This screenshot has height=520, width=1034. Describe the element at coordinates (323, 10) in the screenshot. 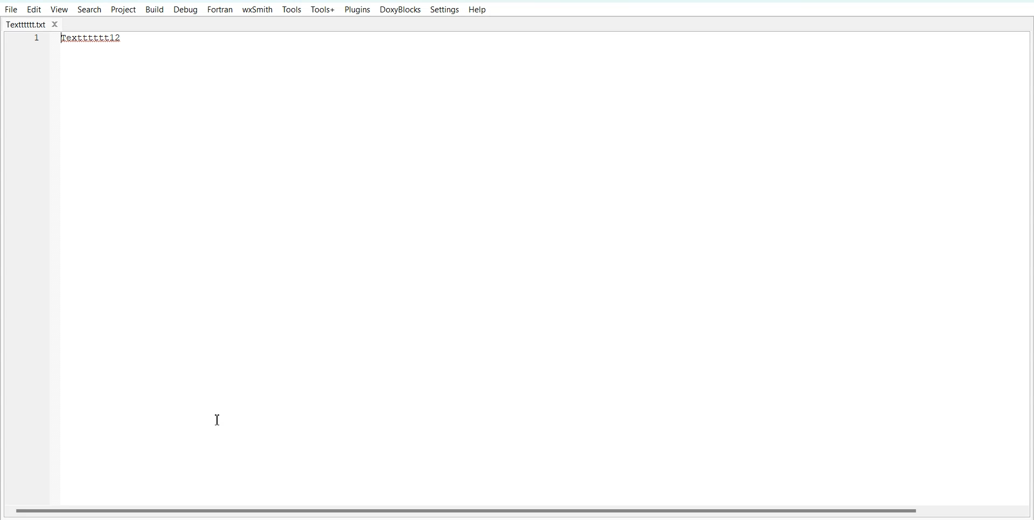

I see `Tools+` at that location.